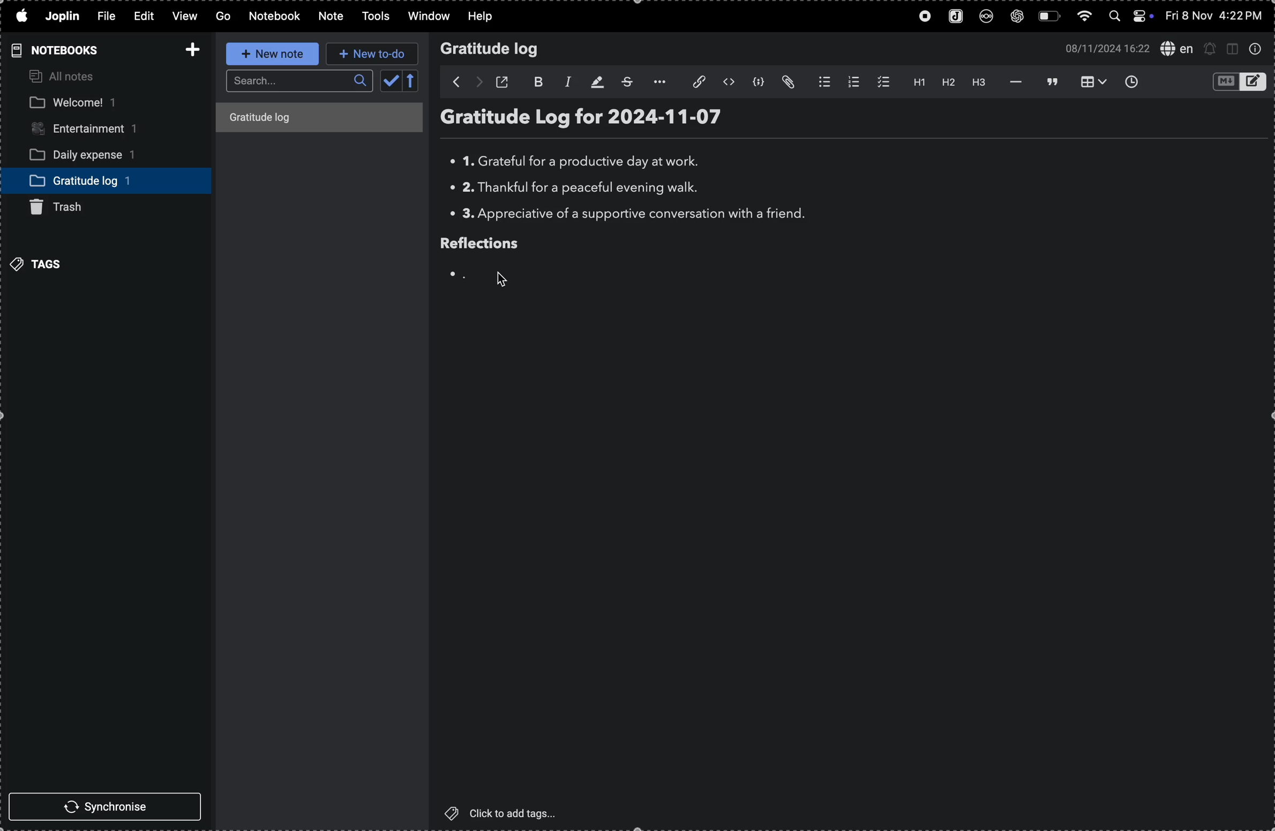  Describe the element at coordinates (92, 155) in the screenshot. I see `daily expense` at that location.